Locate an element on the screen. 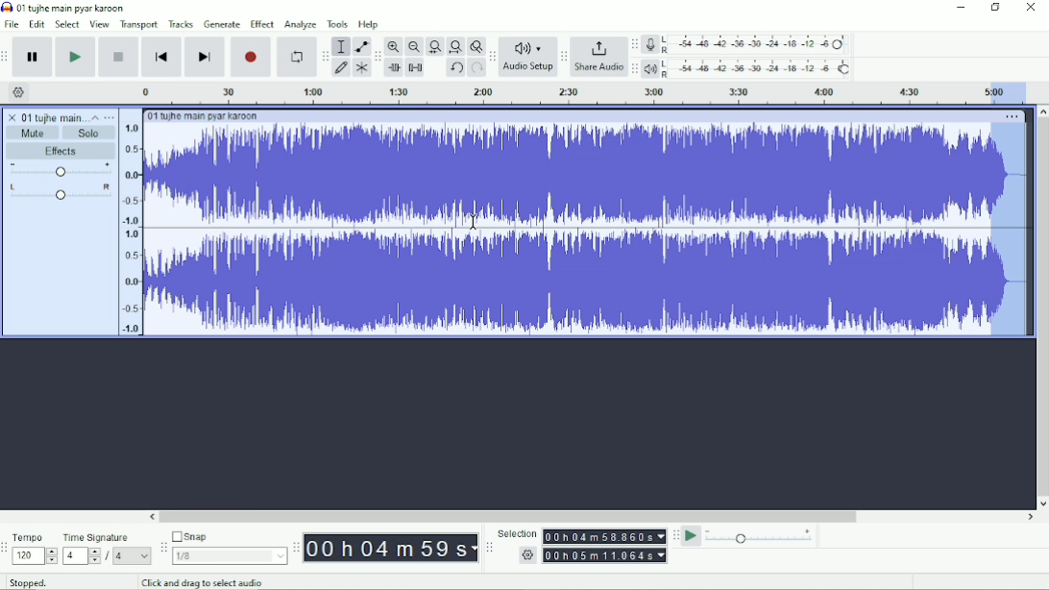 This screenshot has height=590, width=1049. 4 is located at coordinates (81, 557).